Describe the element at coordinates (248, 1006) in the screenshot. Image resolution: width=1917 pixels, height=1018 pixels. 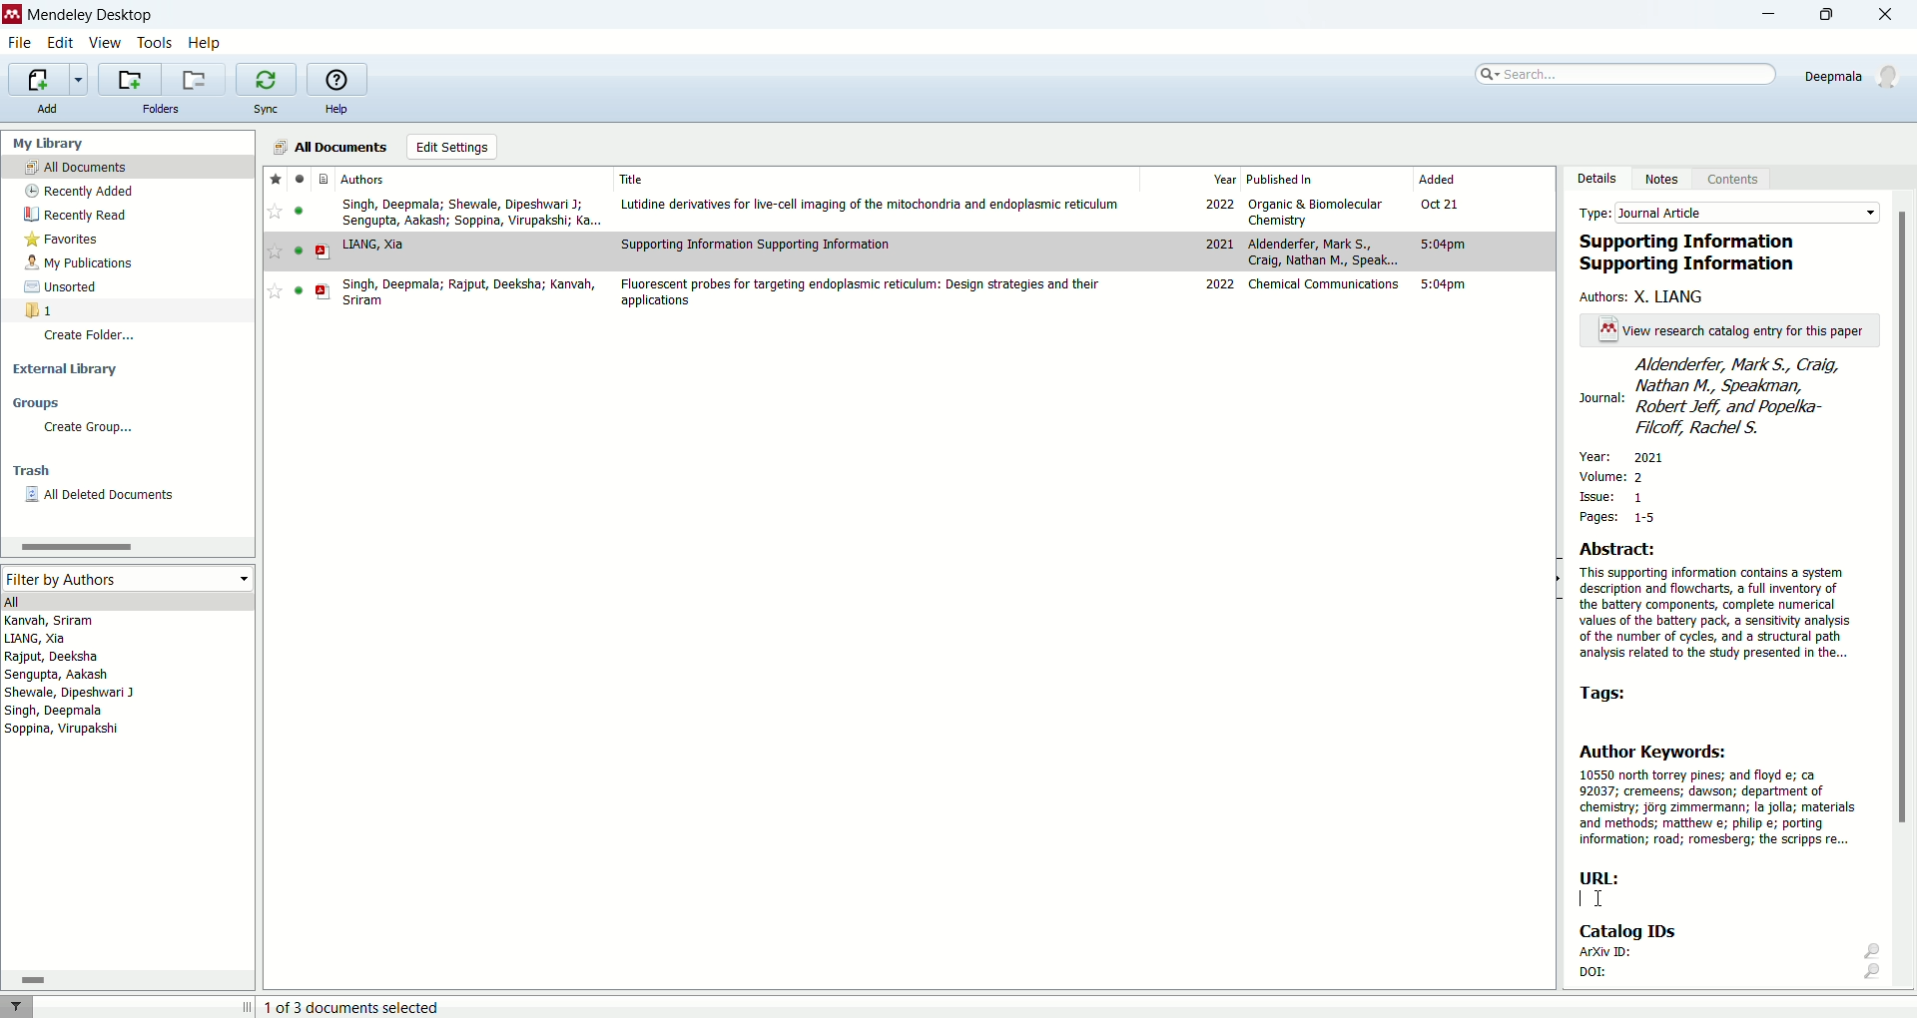
I see `toggle expand/contract` at that location.